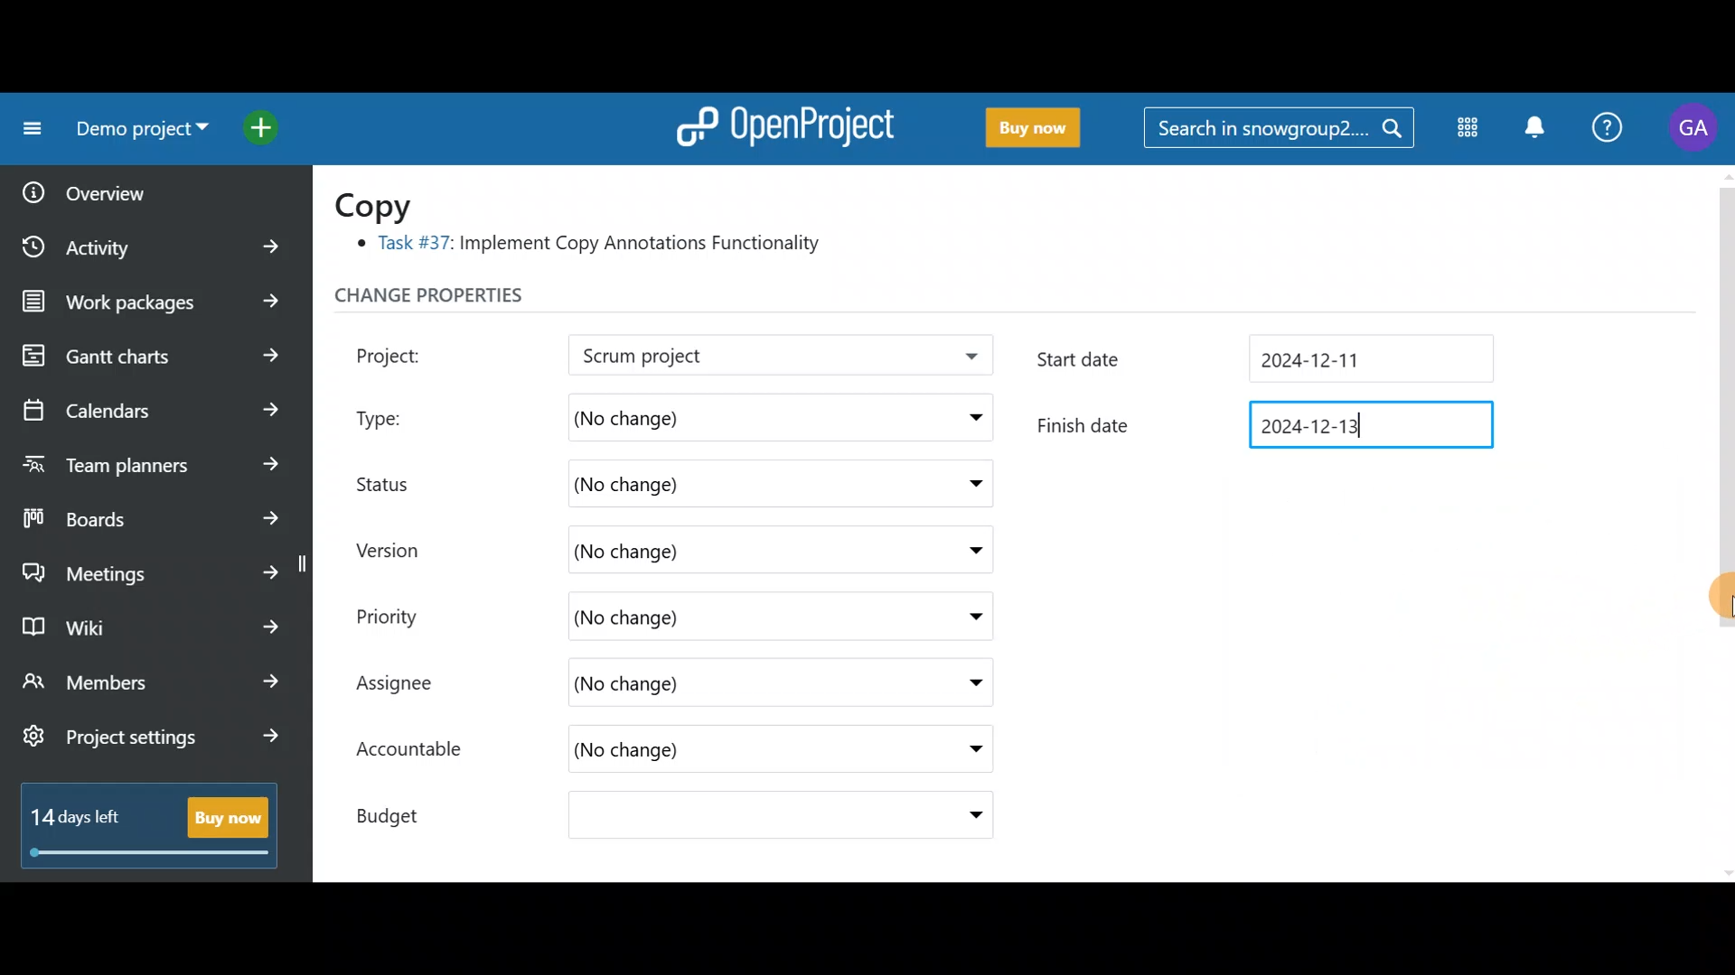  I want to click on Search in snowgroup?.... , so click(1283, 129).